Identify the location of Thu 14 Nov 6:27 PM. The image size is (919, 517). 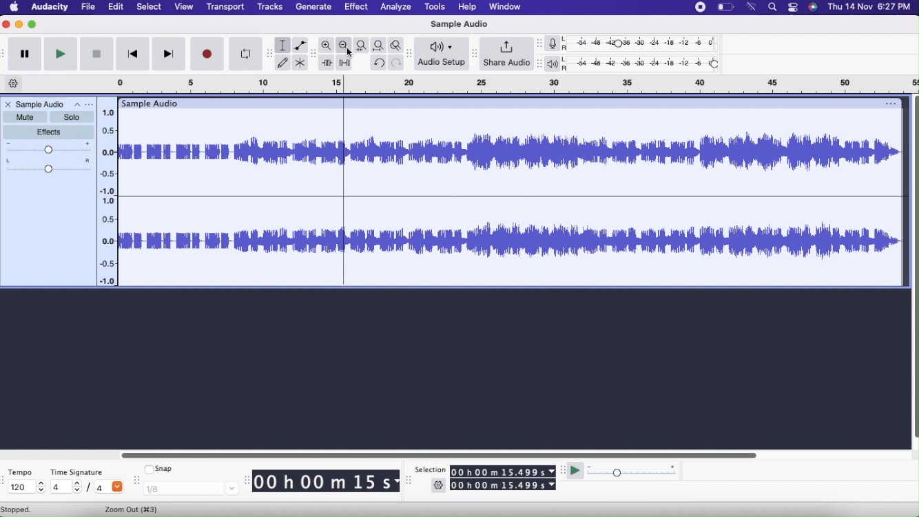
(871, 8).